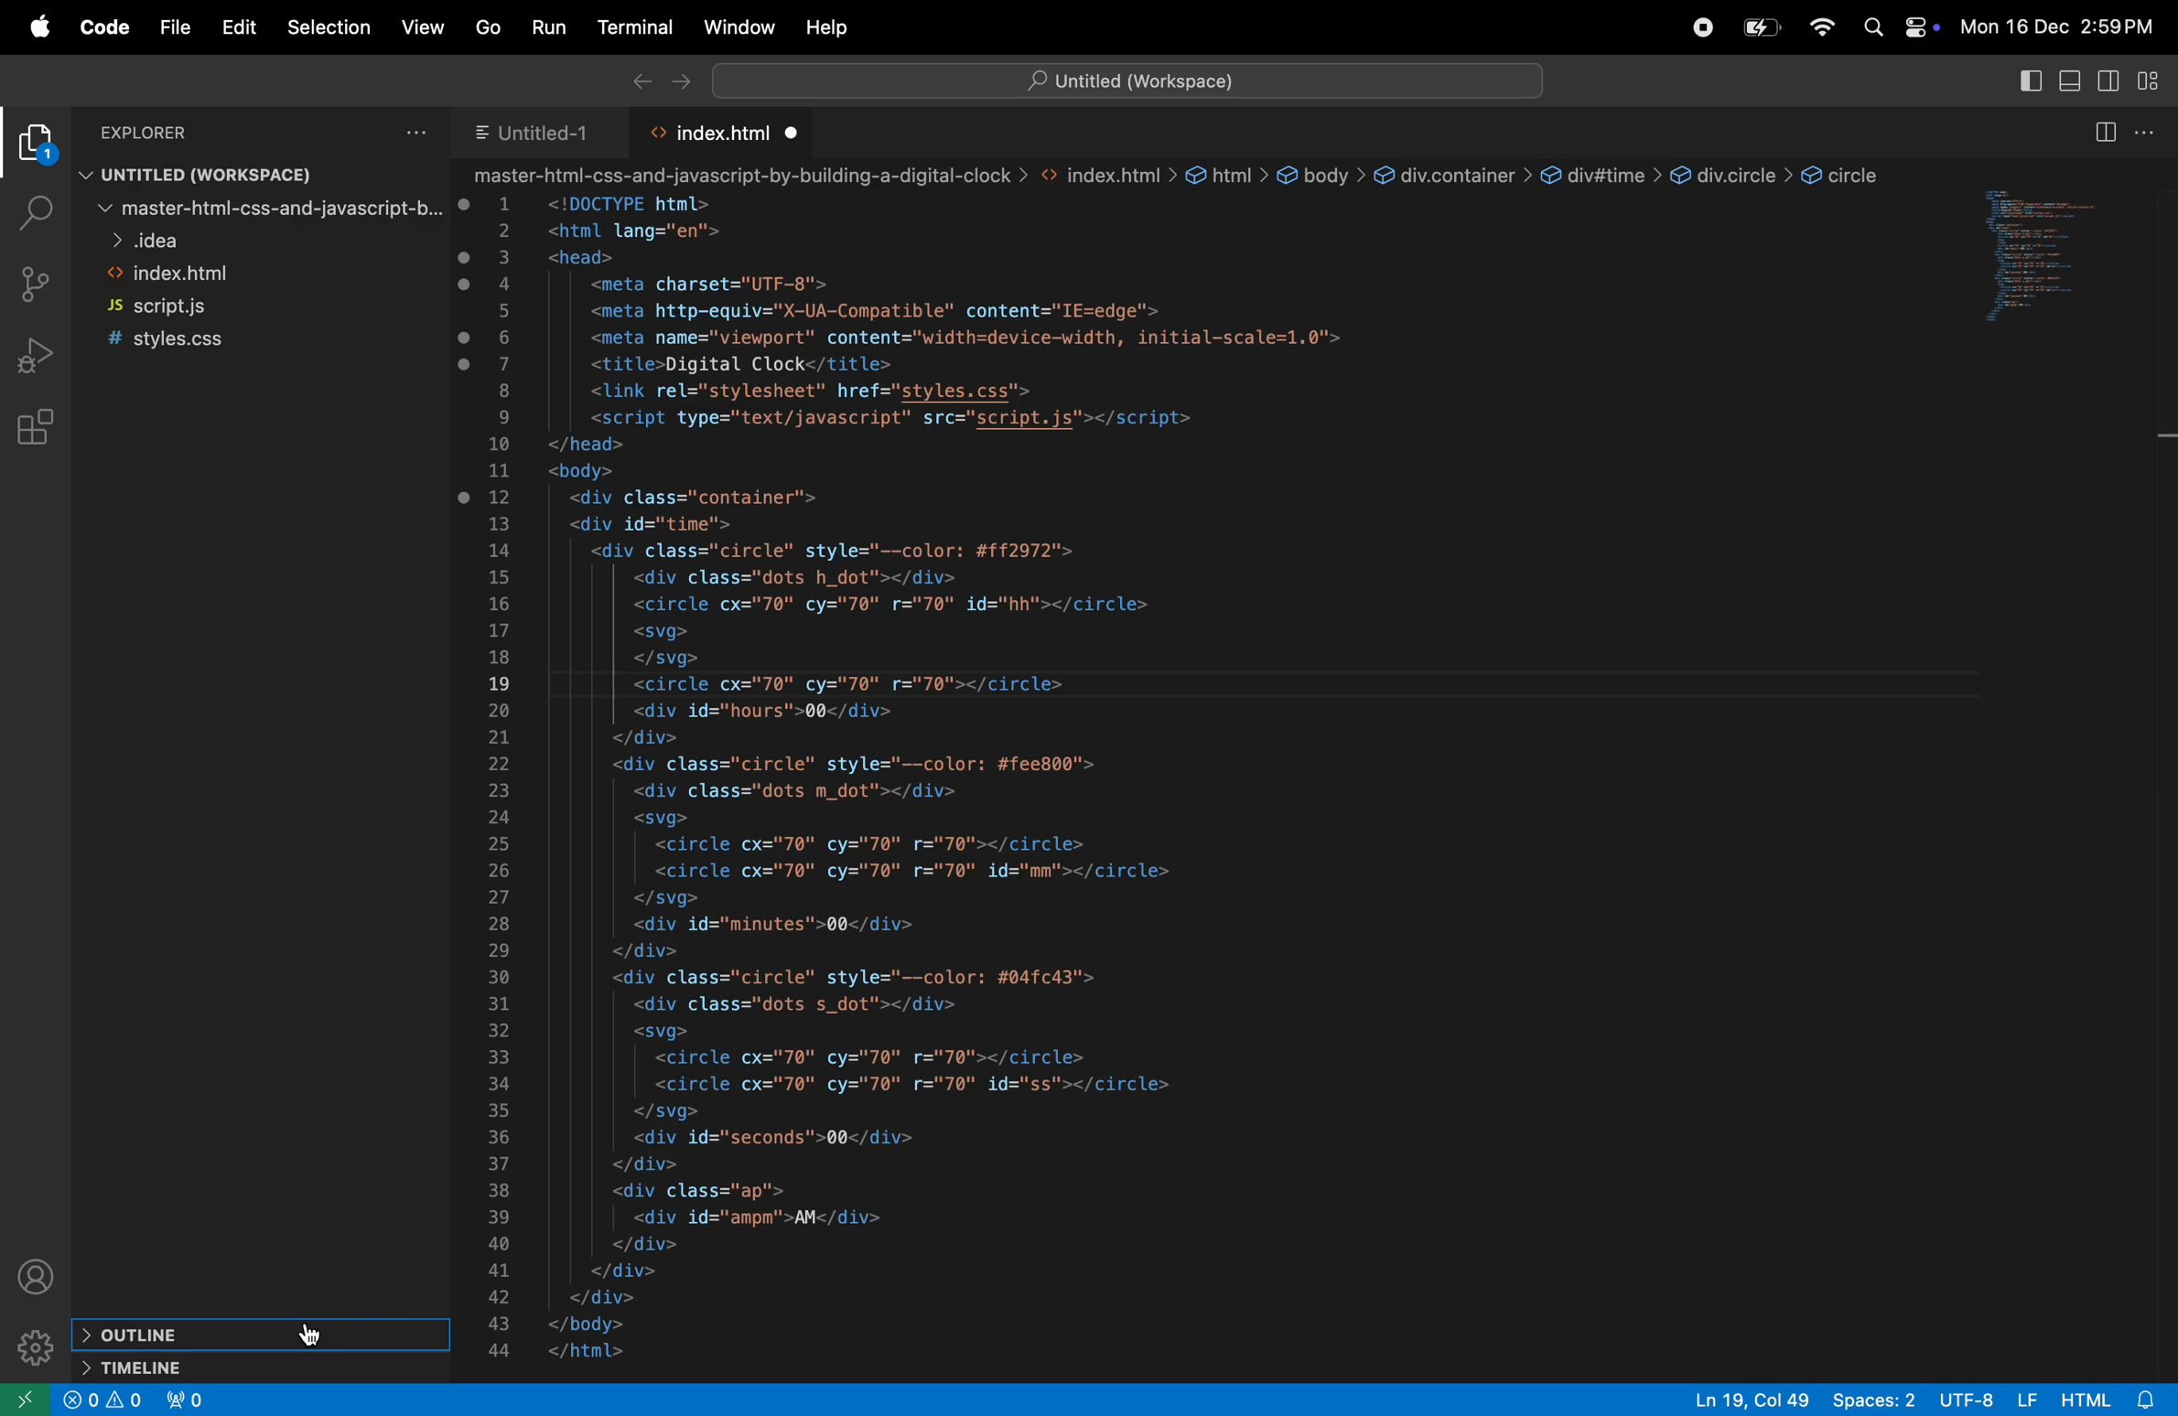 The width and height of the screenshot is (2178, 1416). Describe the element at coordinates (160, 130) in the screenshot. I see `explorer` at that location.